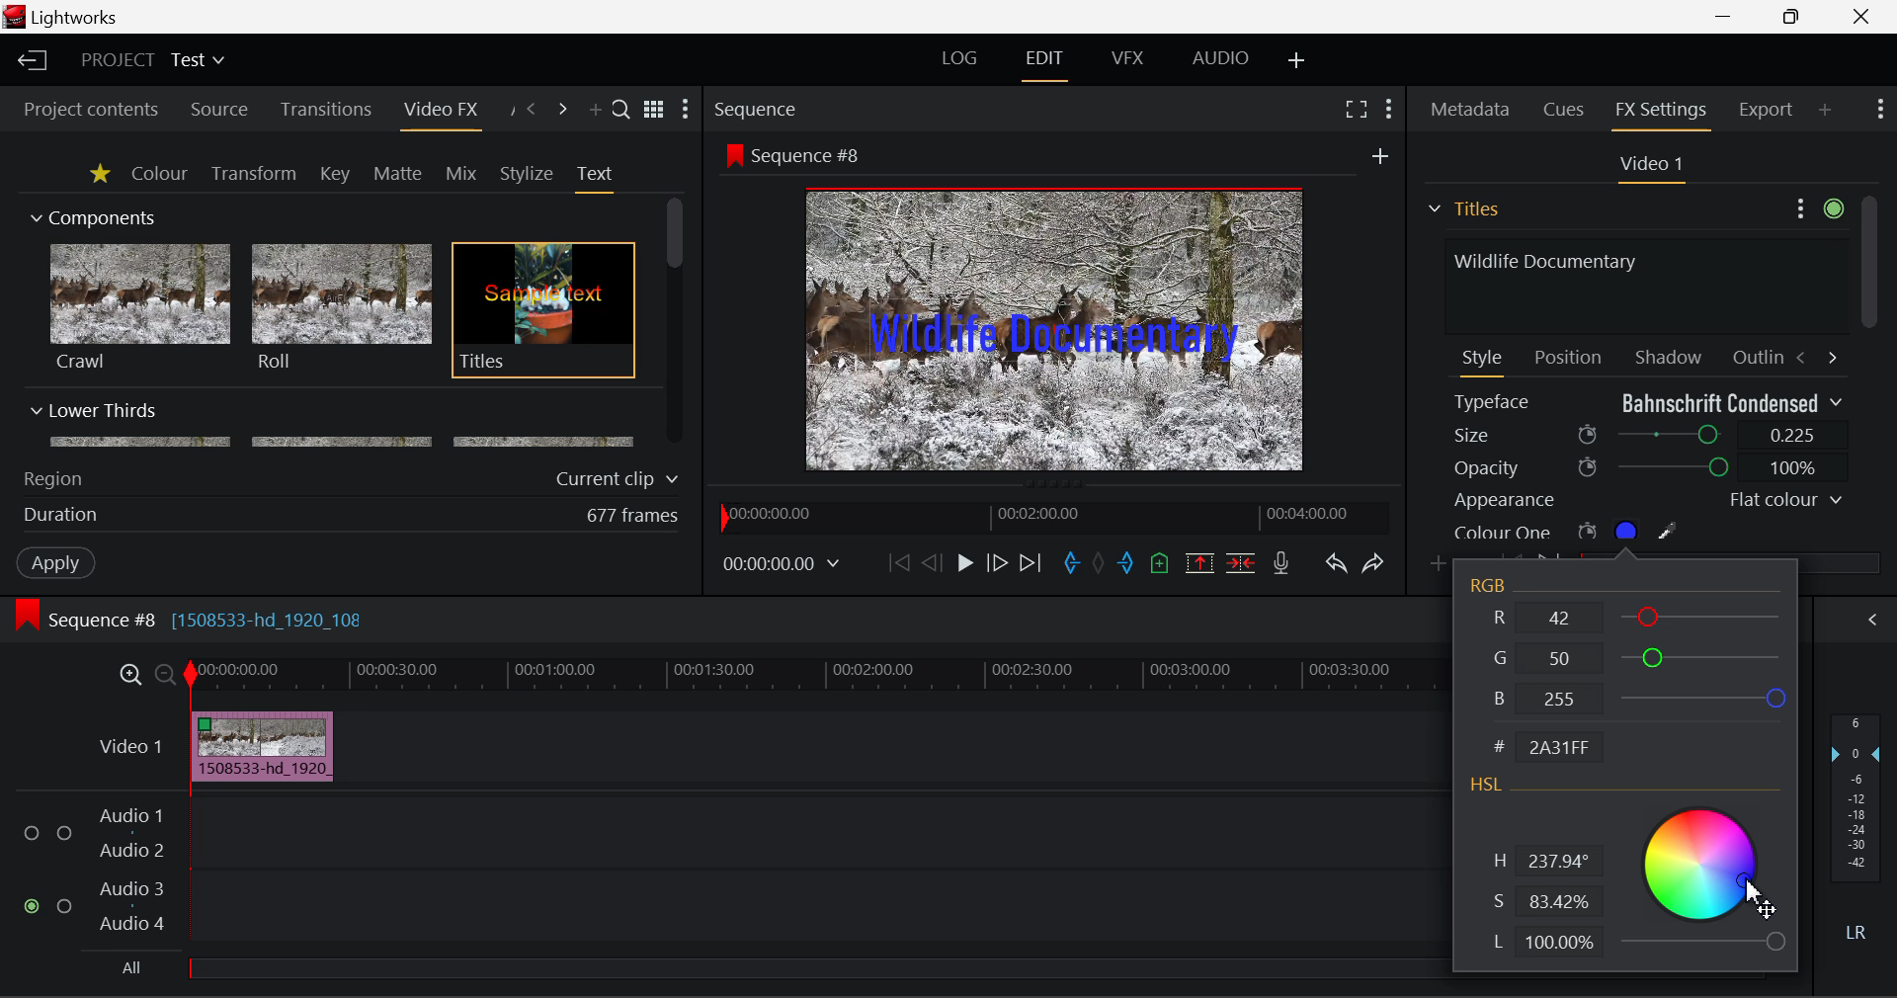  Describe the element at coordinates (1463, 208) in the screenshot. I see `Titles Section` at that location.